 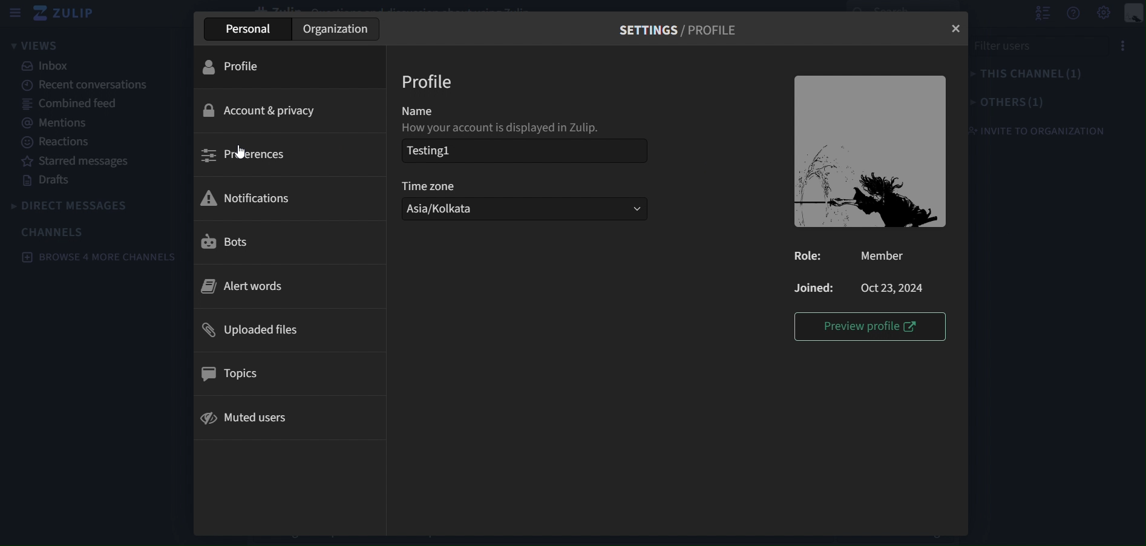 What do you see at coordinates (1075, 14) in the screenshot?
I see `get help` at bounding box center [1075, 14].